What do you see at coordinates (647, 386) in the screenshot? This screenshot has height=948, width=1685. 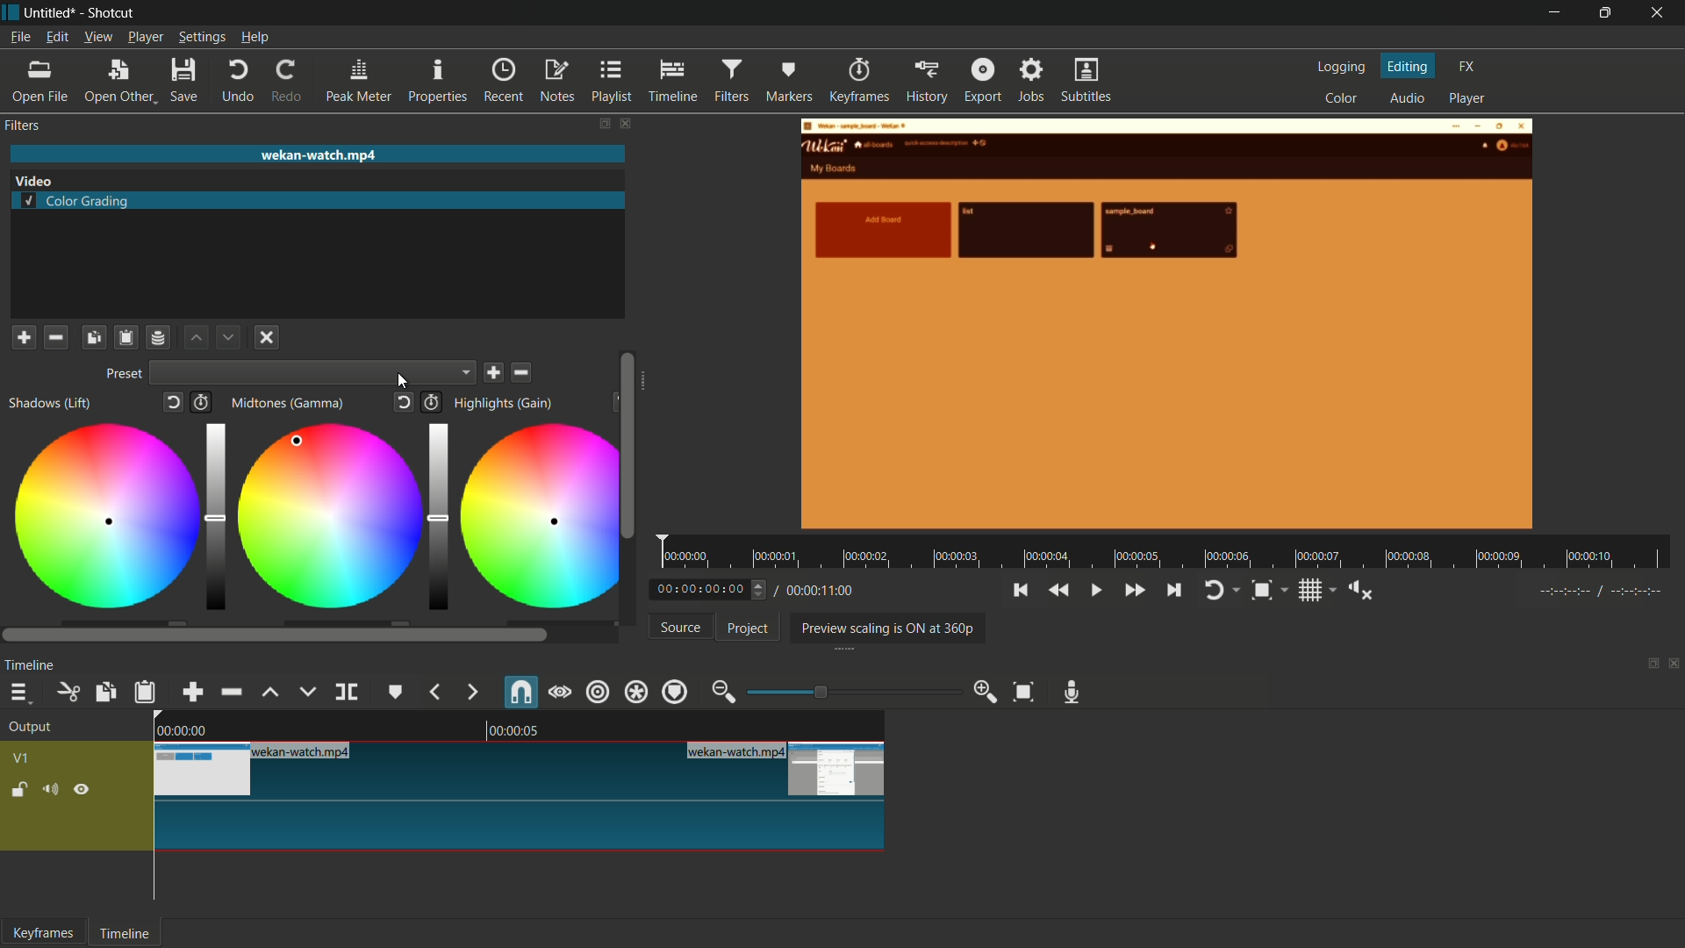 I see `scroll bar` at bounding box center [647, 386].